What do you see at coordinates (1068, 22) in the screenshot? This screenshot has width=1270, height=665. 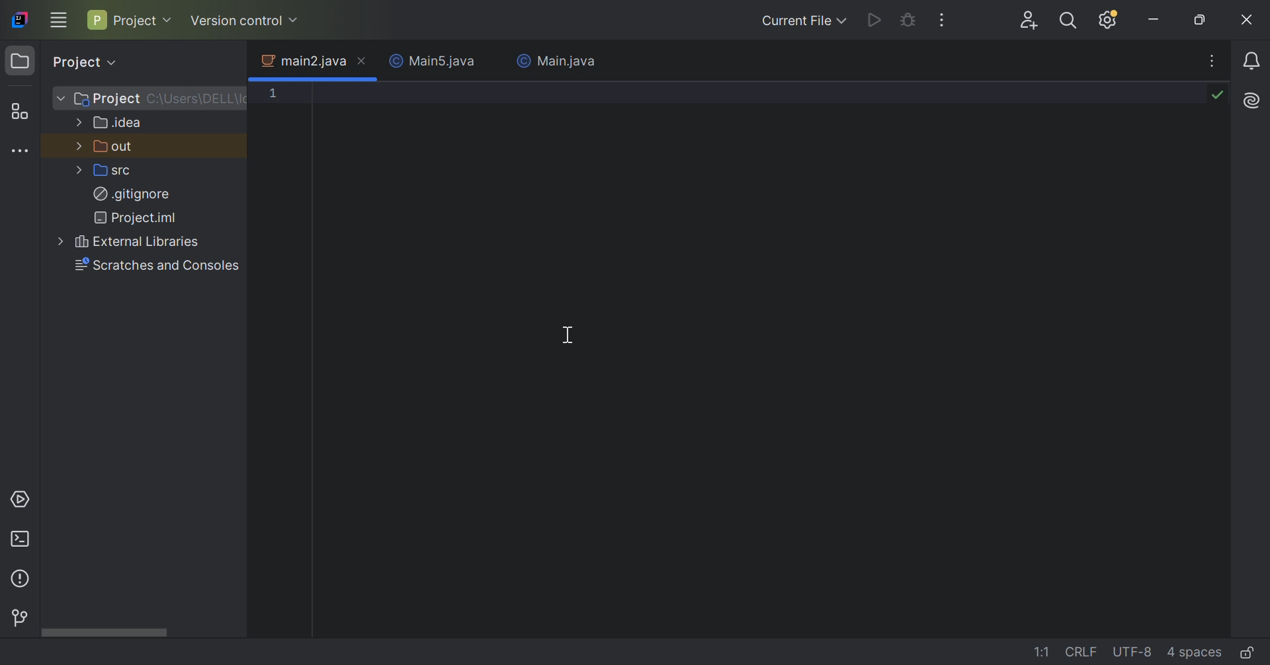 I see `Search everywhere` at bounding box center [1068, 22].